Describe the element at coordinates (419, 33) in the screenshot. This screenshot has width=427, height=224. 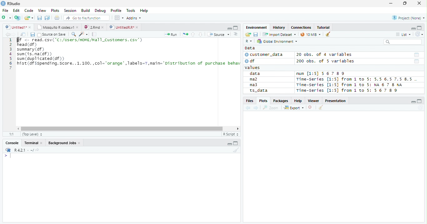
I see `Refresh` at that location.